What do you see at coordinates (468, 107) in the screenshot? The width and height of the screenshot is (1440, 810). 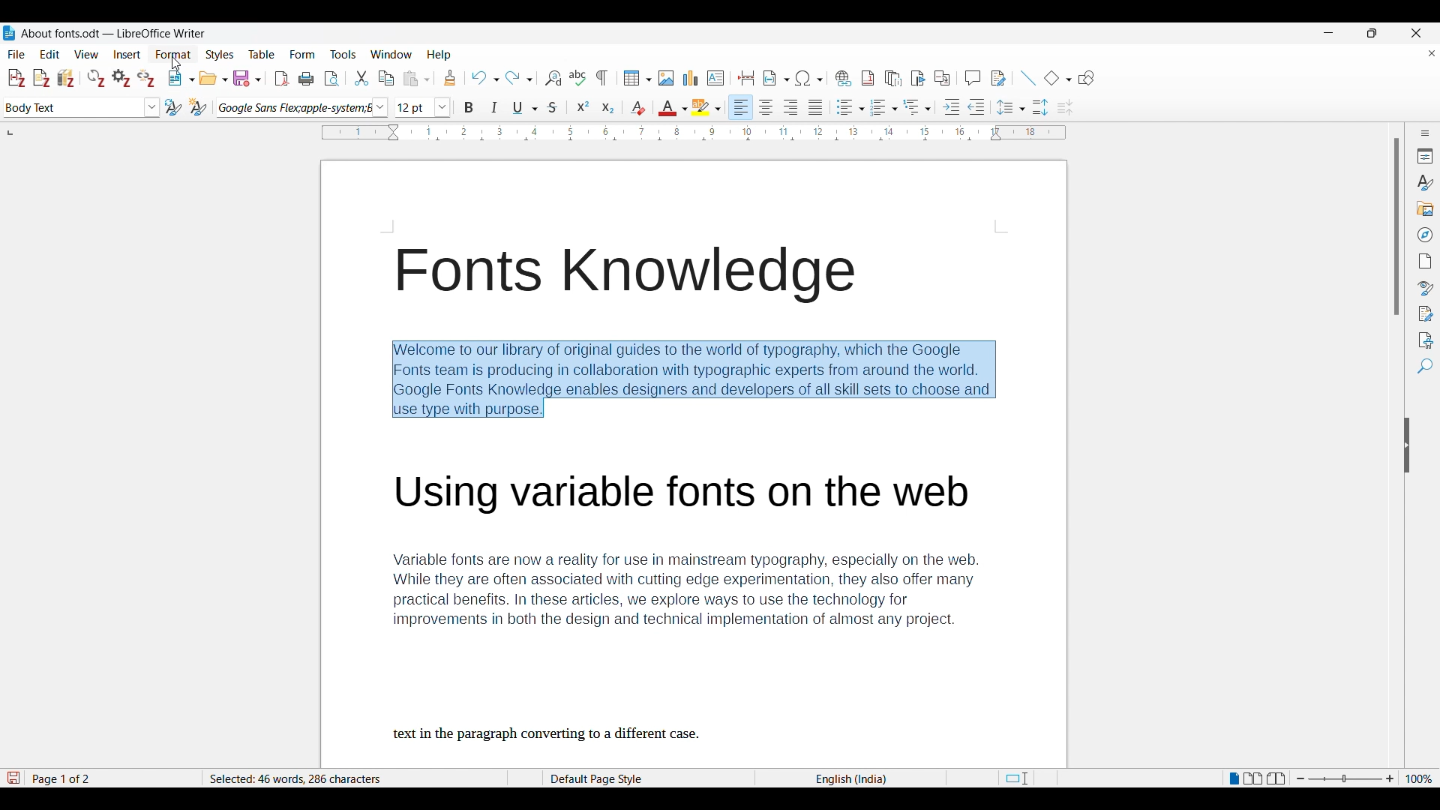 I see `Bold` at bounding box center [468, 107].